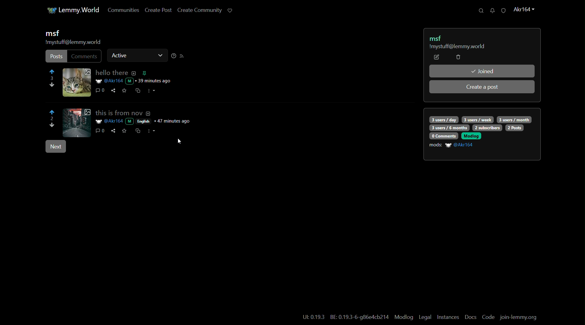 This screenshot has width=585, height=325. What do you see at coordinates (515, 128) in the screenshot?
I see `2 posts` at bounding box center [515, 128].